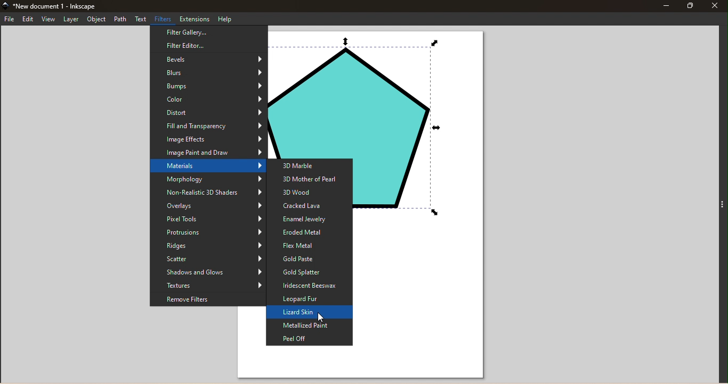 Image resolution: width=728 pixels, height=384 pixels. I want to click on Lizard Skin, so click(310, 313).